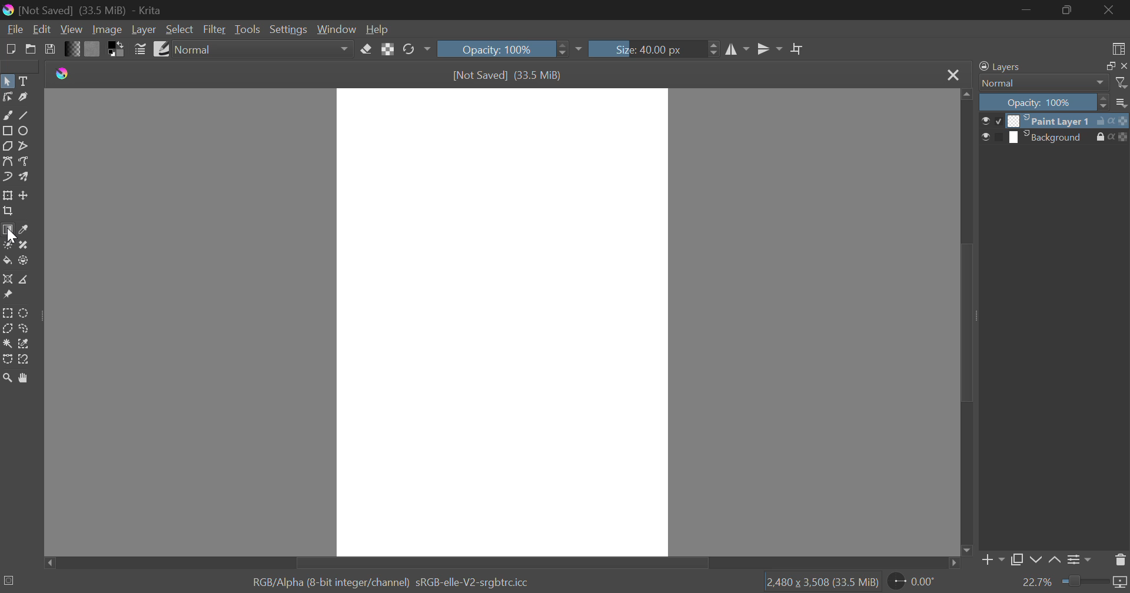  What do you see at coordinates (22, 80) in the screenshot?
I see `Text` at bounding box center [22, 80].